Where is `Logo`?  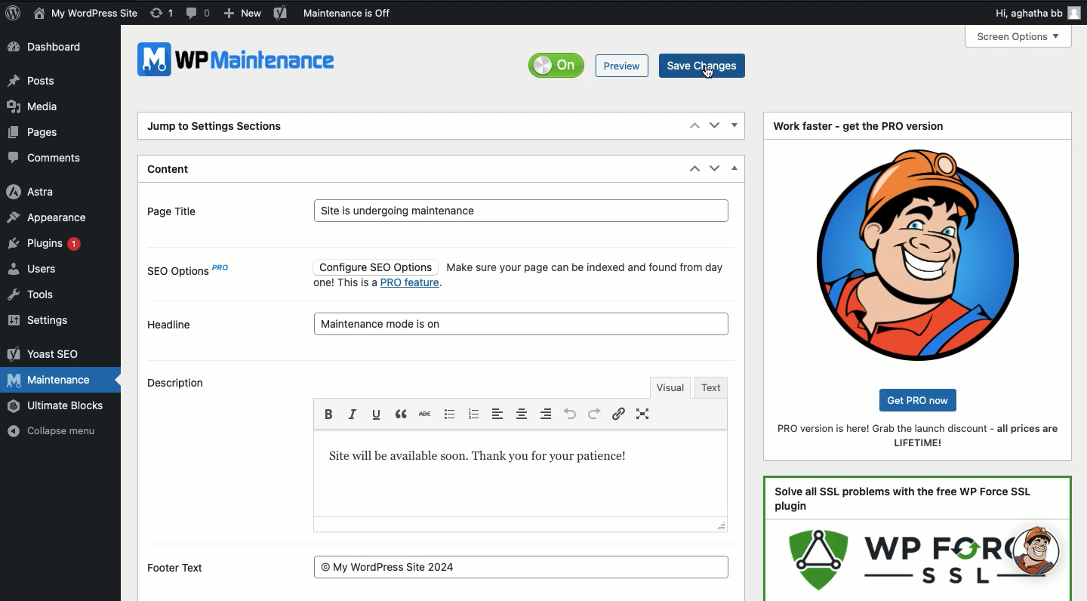 Logo is located at coordinates (919, 254).